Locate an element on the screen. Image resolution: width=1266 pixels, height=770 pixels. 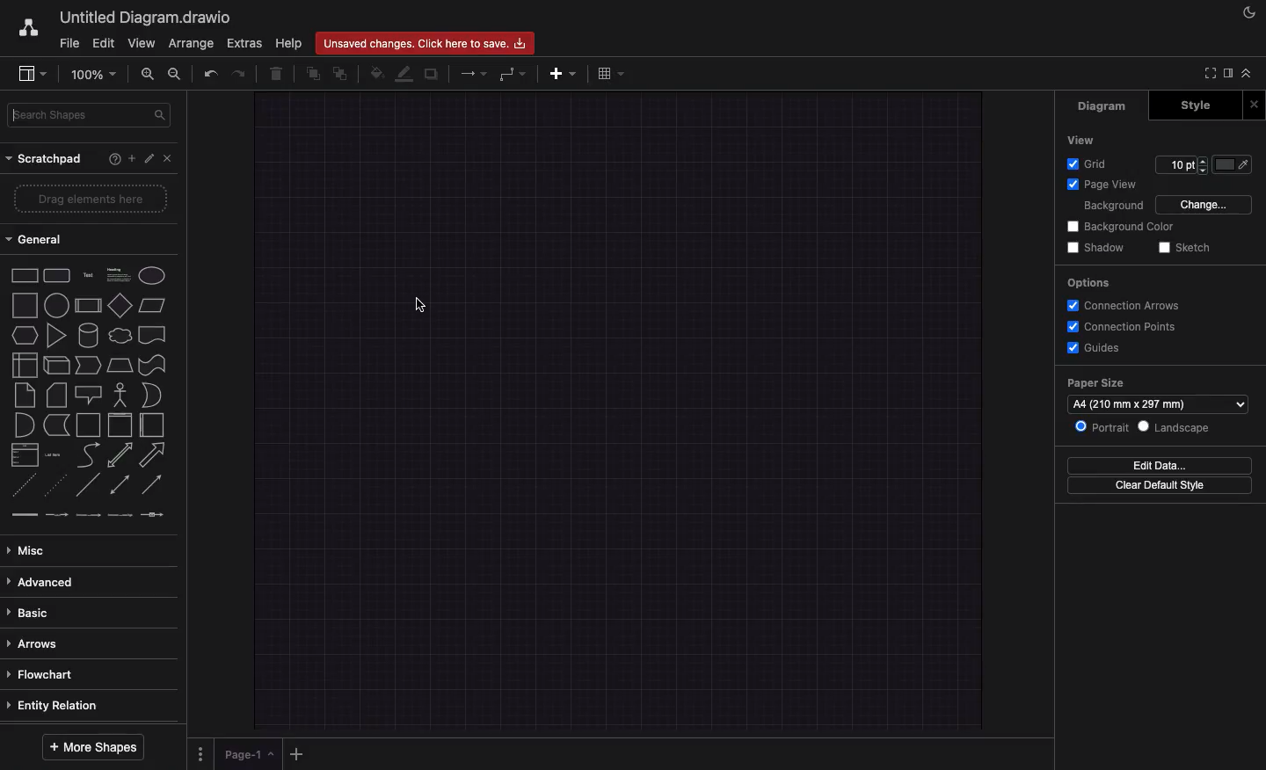
More shapes is located at coordinates (91, 747).